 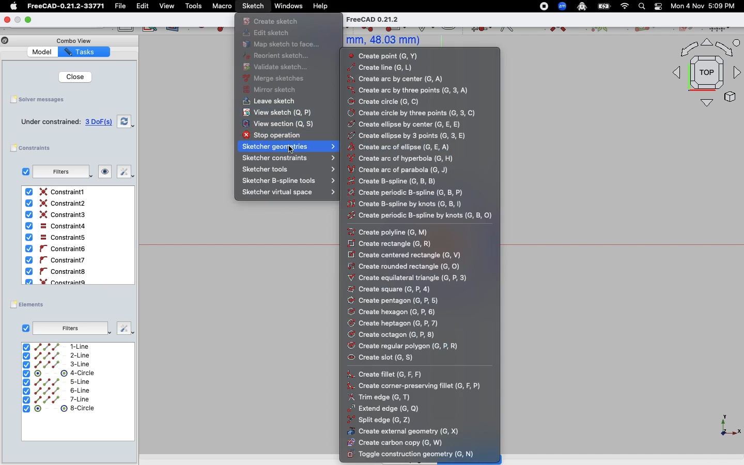 What do you see at coordinates (63, 364) in the screenshot?
I see `3-Line` at bounding box center [63, 364].